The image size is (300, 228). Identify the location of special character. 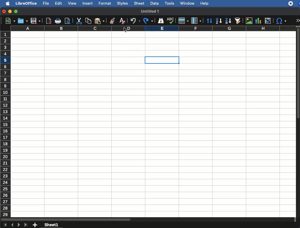
(281, 21).